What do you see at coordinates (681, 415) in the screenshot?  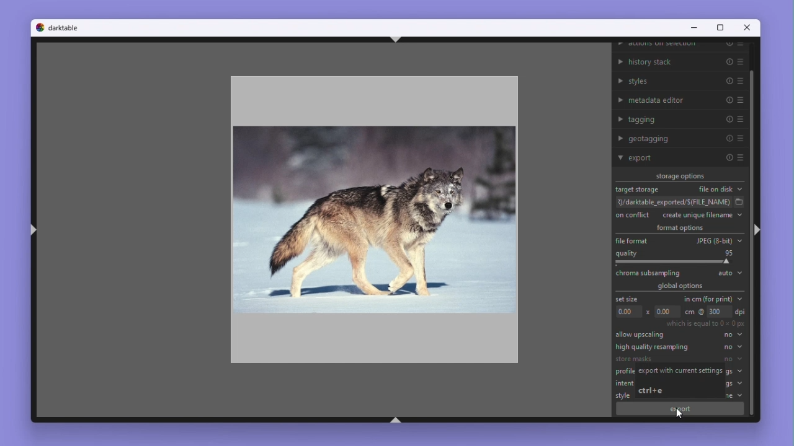 I see `mouse pointer` at bounding box center [681, 415].